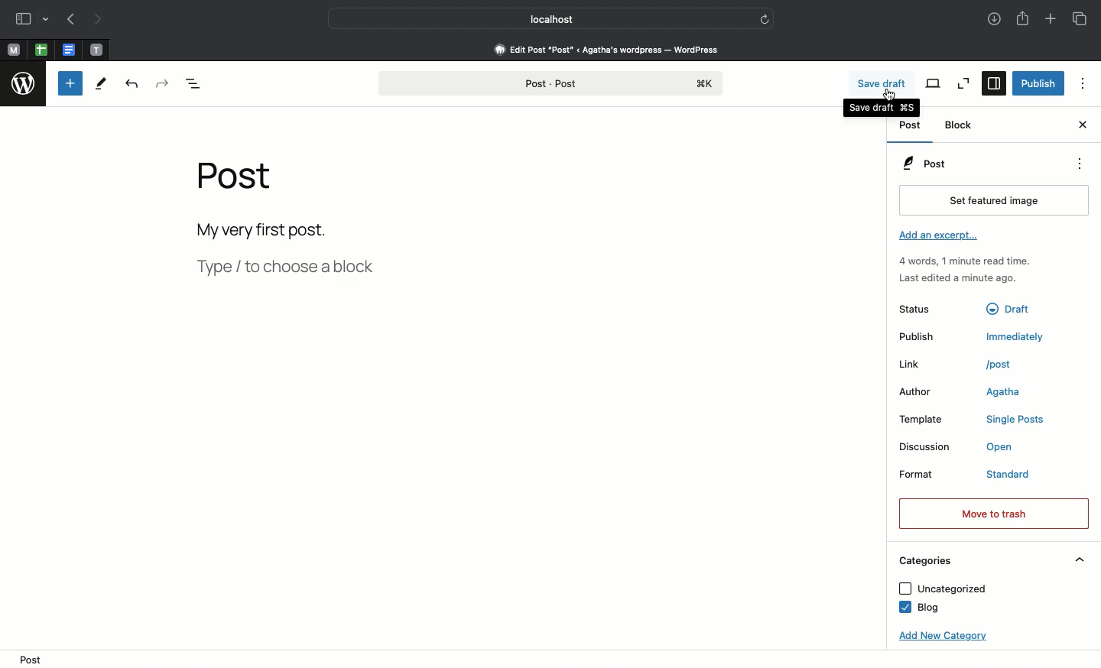  What do you see at coordinates (923, 393) in the screenshot?
I see `Author` at bounding box center [923, 393].